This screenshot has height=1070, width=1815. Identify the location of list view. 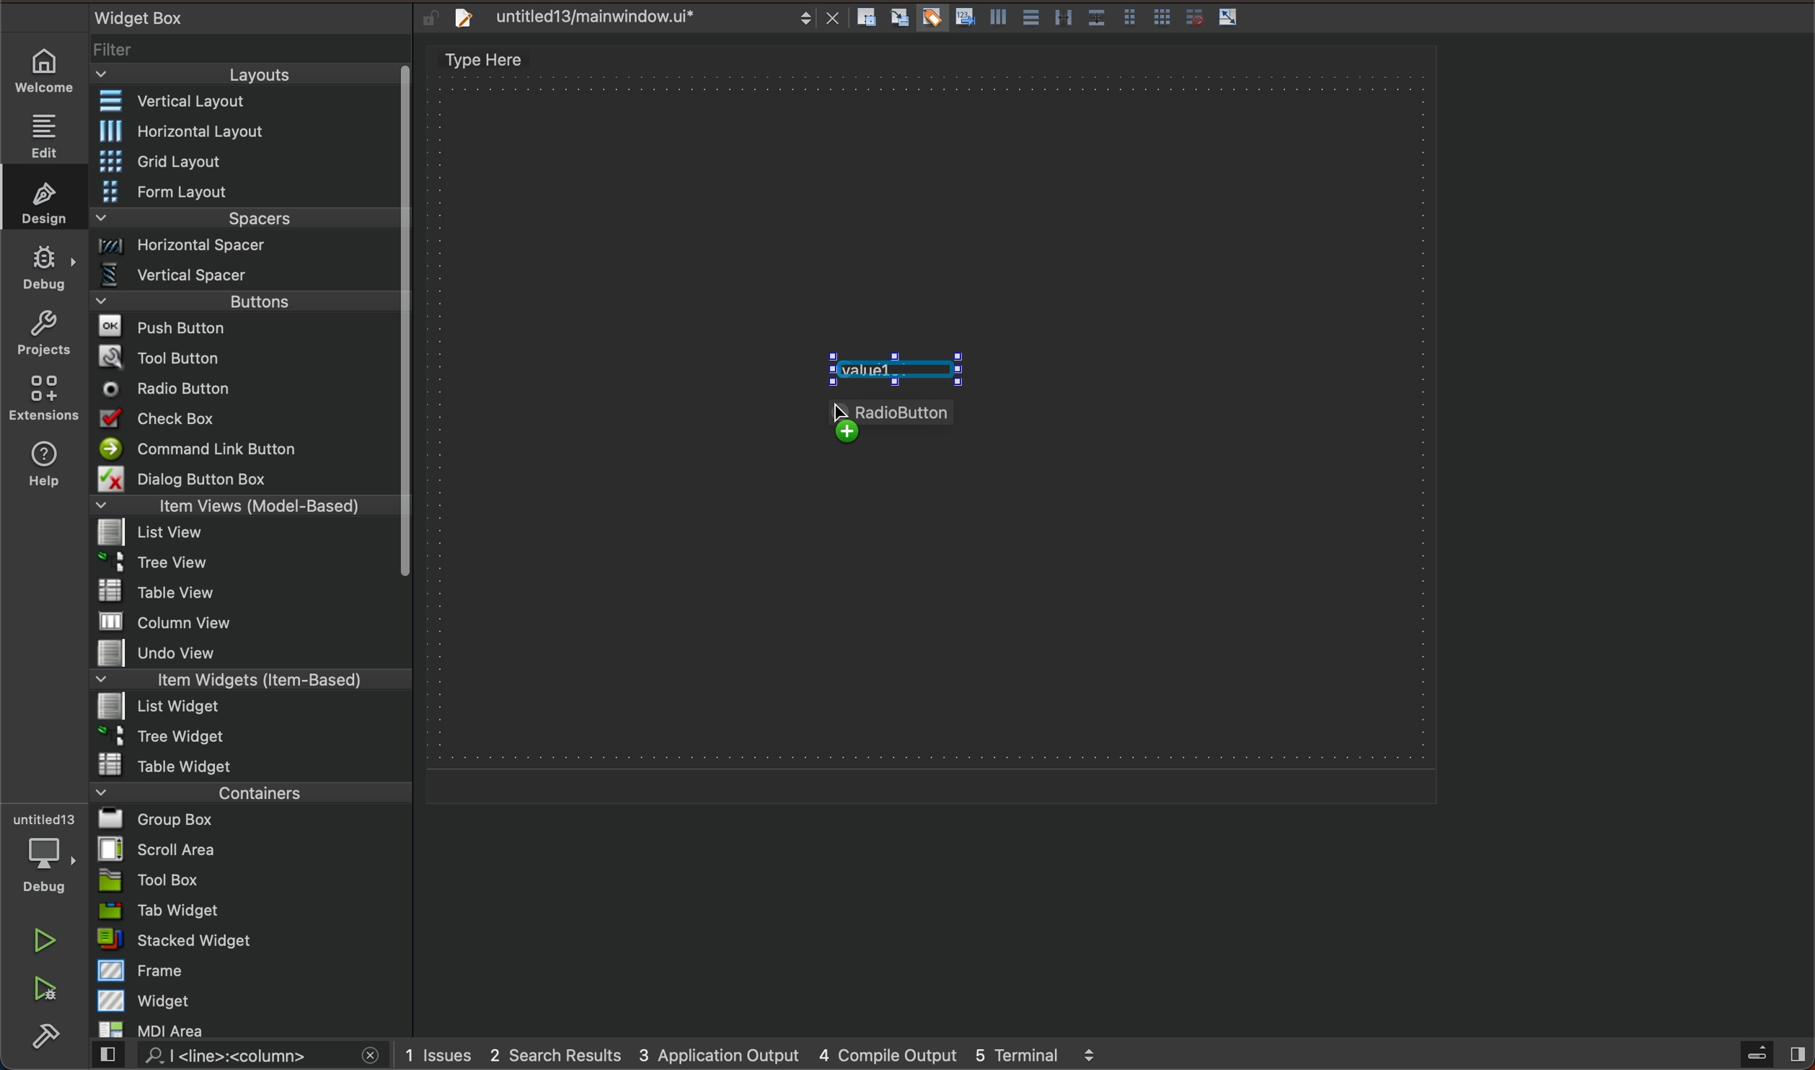
(242, 537).